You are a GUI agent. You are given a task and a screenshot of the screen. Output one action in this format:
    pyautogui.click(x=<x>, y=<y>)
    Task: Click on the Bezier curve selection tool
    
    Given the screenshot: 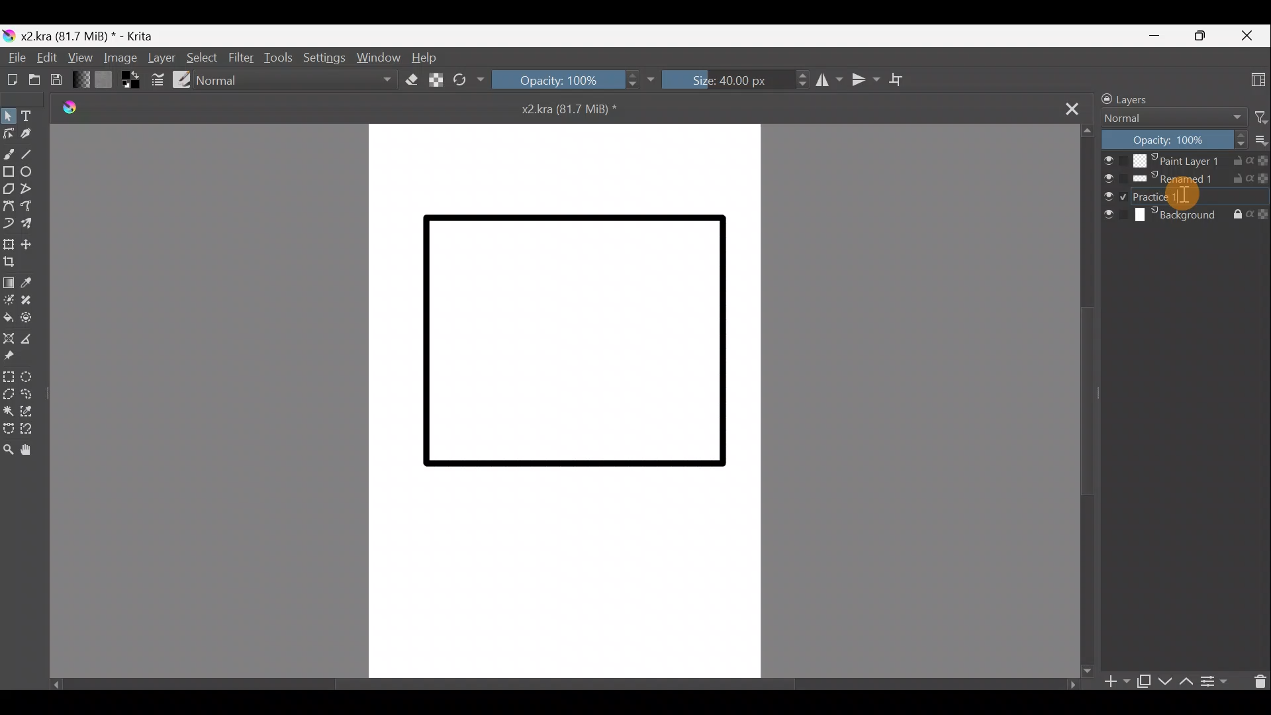 What is the action you would take?
    pyautogui.click(x=8, y=426)
    